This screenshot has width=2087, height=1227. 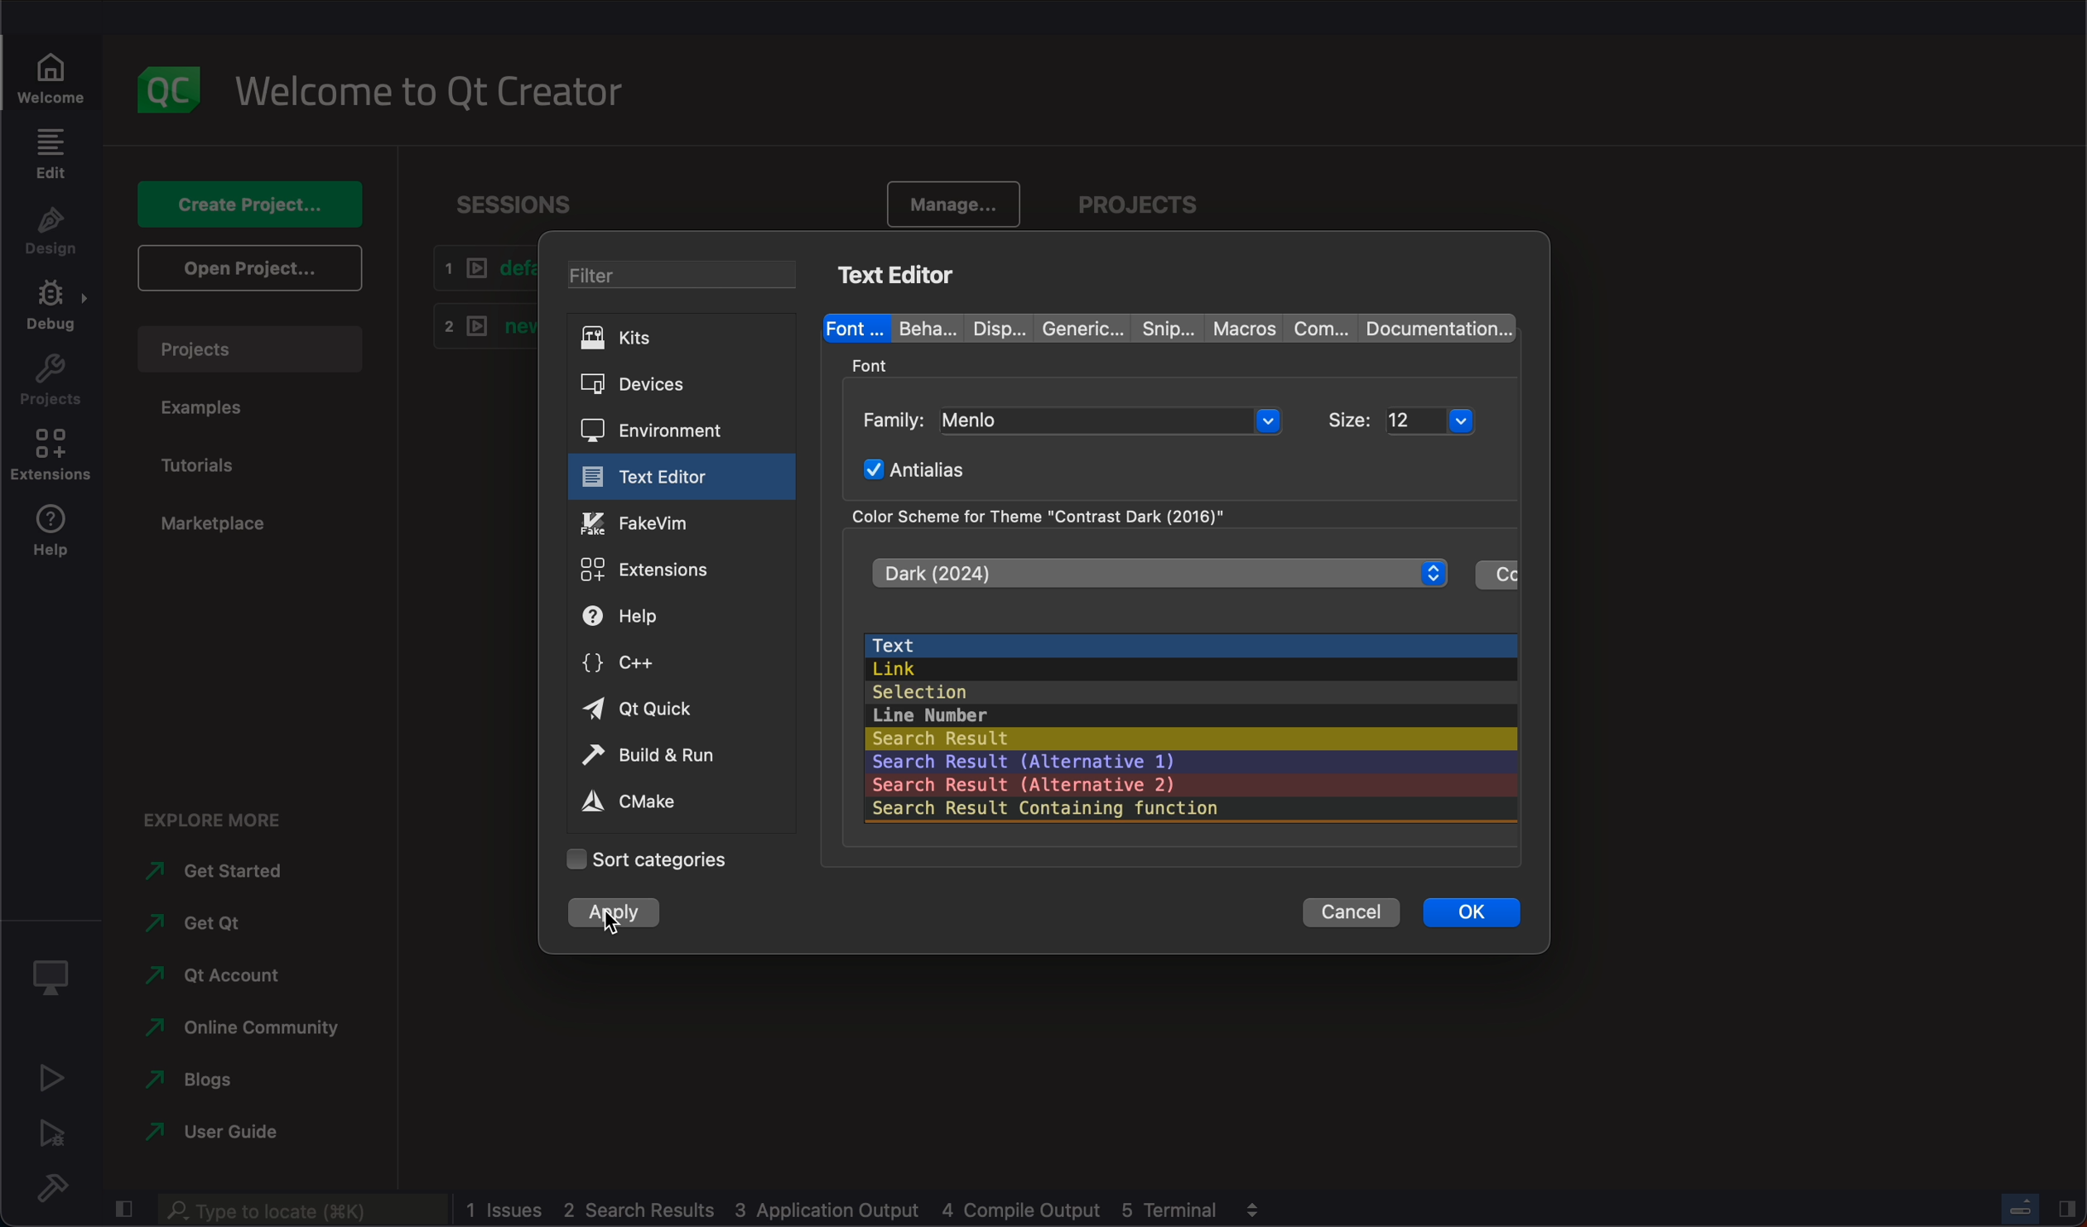 What do you see at coordinates (219, 821) in the screenshot?
I see `explore more` at bounding box center [219, 821].